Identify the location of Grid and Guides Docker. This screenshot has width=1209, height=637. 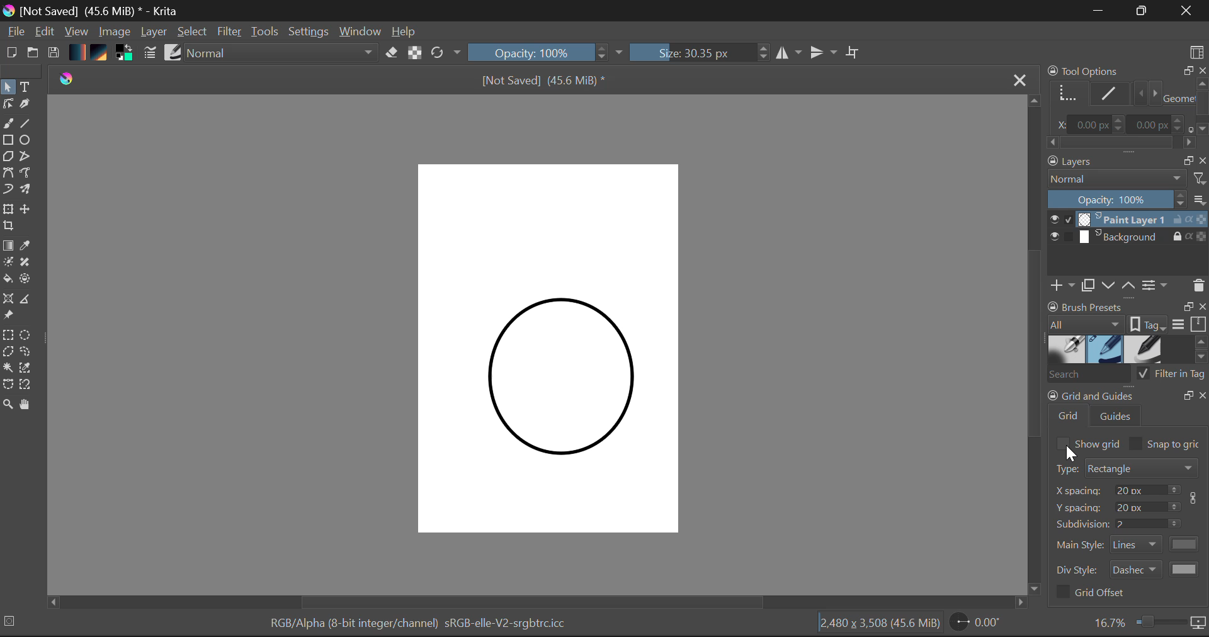
(1128, 497).